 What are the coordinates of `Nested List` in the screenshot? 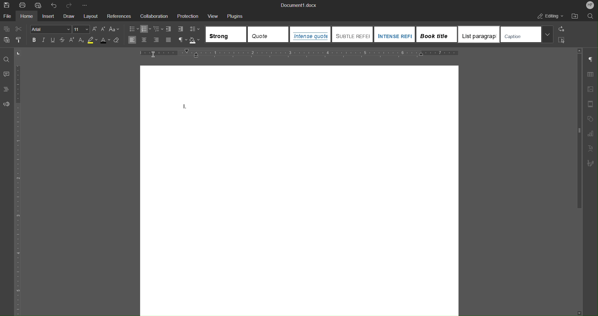 It's located at (158, 29).